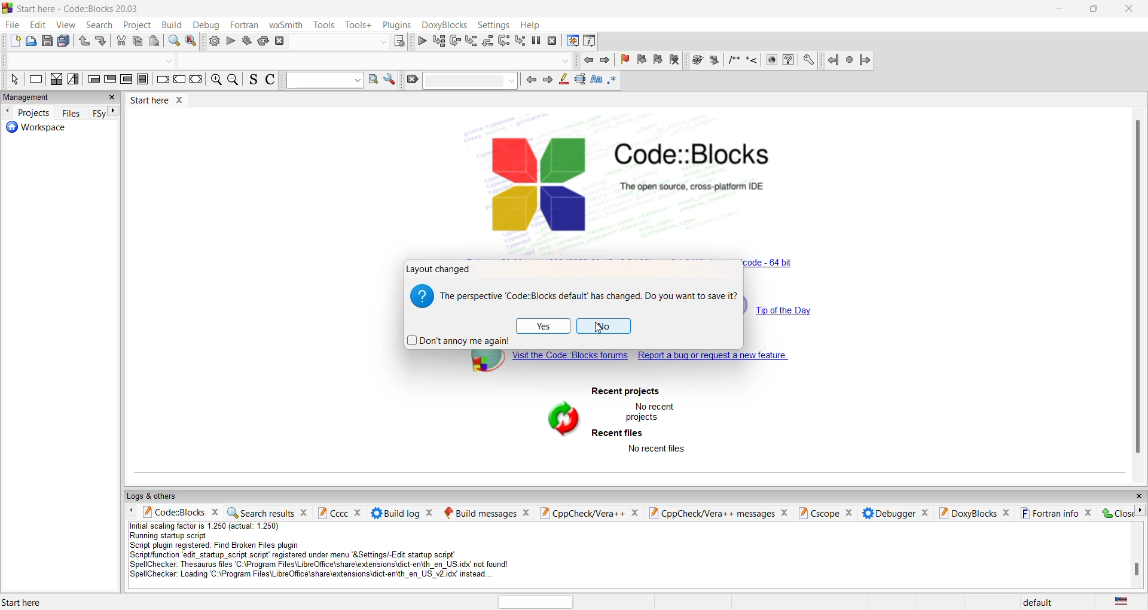 This screenshot has height=610, width=1148. Describe the element at coordinates (624, 59) in the screenshot. I see `bookmark` at that location.